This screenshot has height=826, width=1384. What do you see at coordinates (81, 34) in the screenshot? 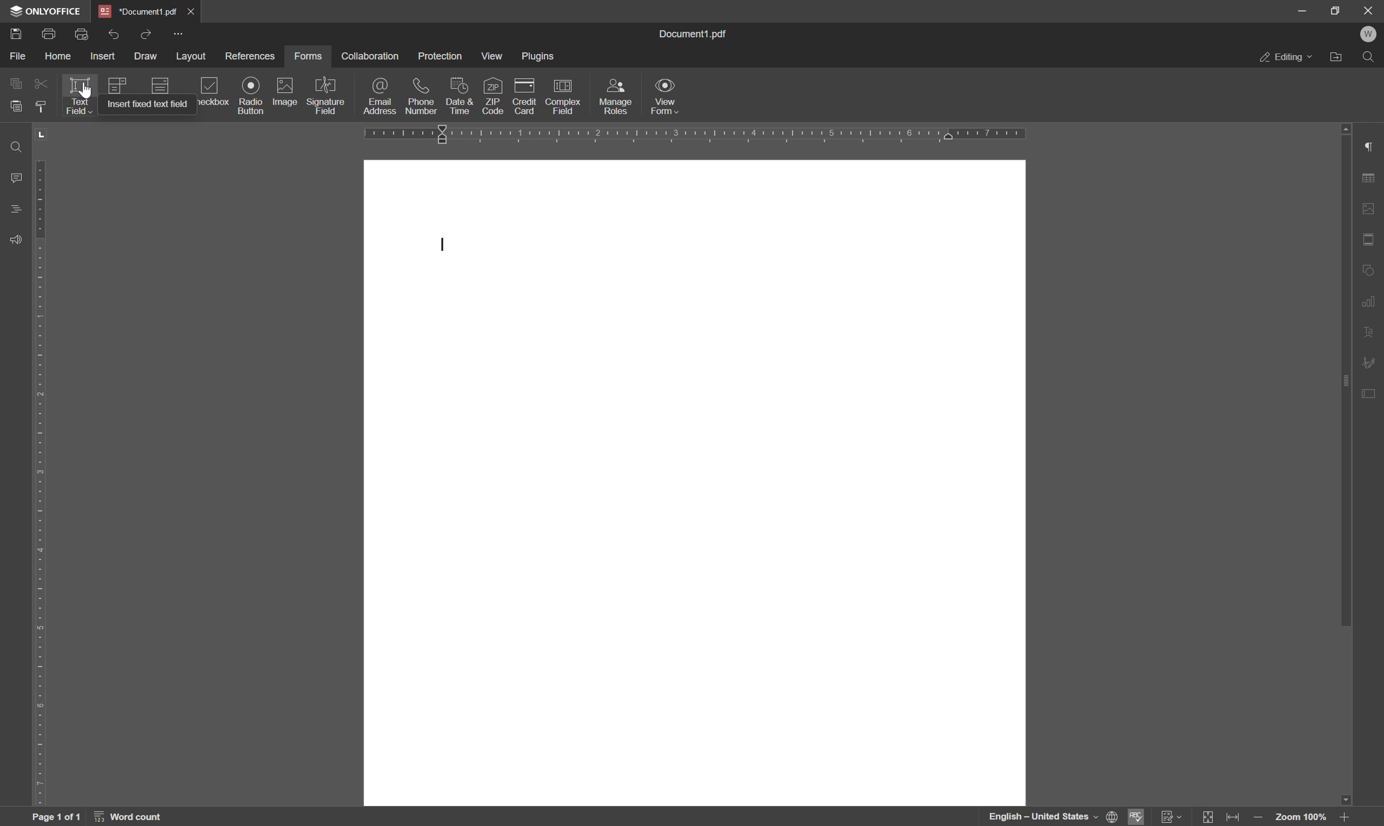
I see `quick print` at bounding box center [81, 34].